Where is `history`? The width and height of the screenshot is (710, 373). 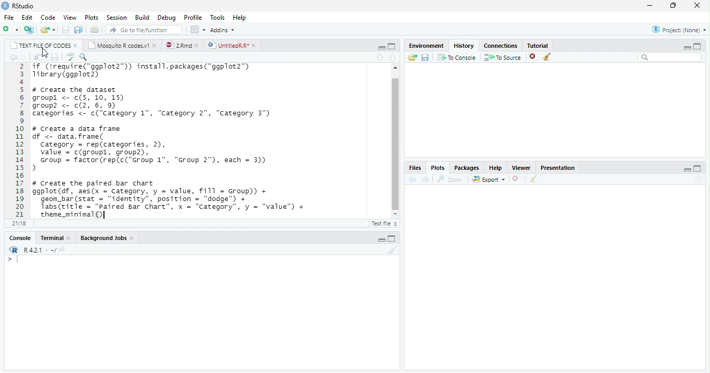 history is located at coordinates (463, 45).